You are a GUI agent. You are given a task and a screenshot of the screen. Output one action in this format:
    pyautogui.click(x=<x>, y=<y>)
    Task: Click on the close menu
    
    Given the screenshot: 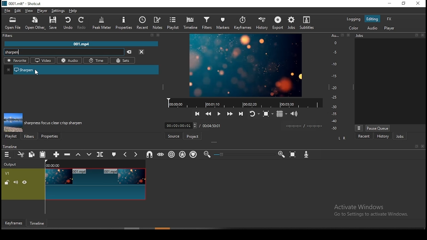 What is the action you would take?
    pyautogui.click(x=142, y=52)
    